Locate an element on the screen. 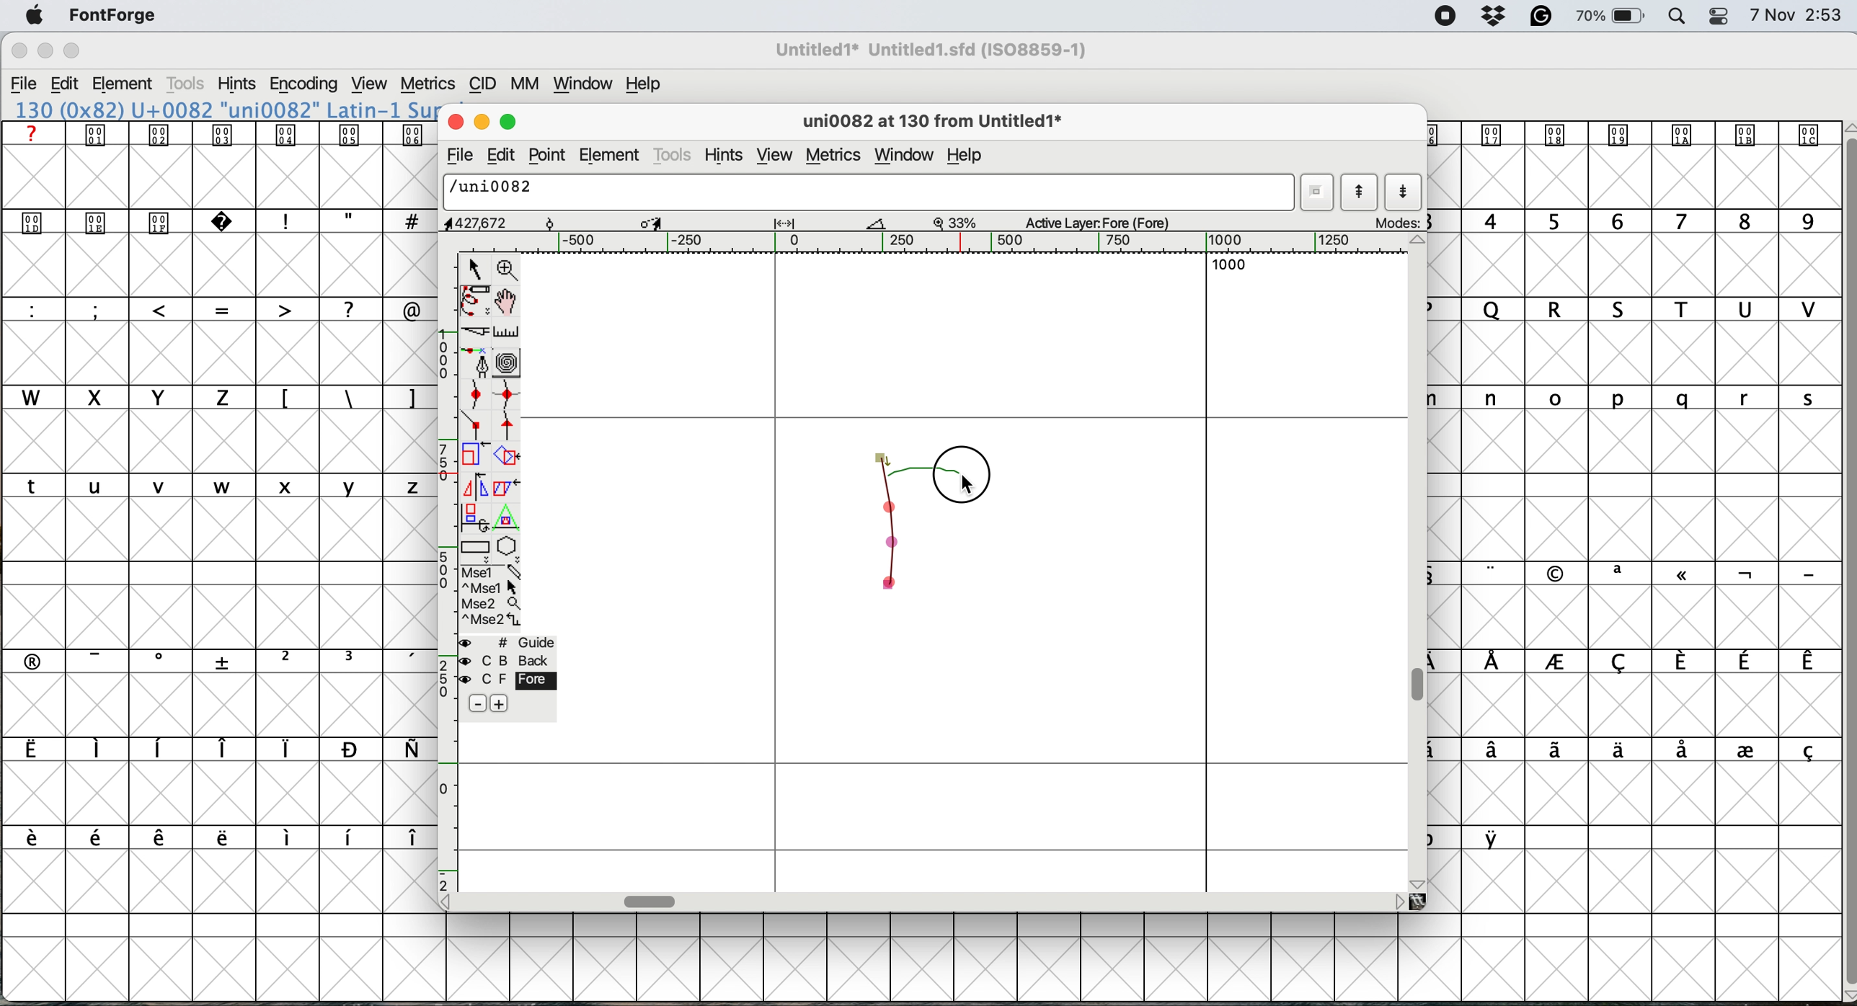 The width and height of the screenshot is (1857, 1006). file is located at coordinates (27, 85).